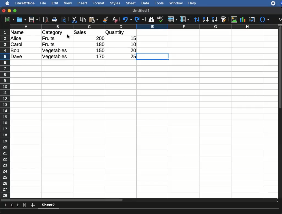 This screenshot has width=282, height=214. Describe the element at coordinates (48, 206) in the screenshot. I see `sheet 2` at that location.